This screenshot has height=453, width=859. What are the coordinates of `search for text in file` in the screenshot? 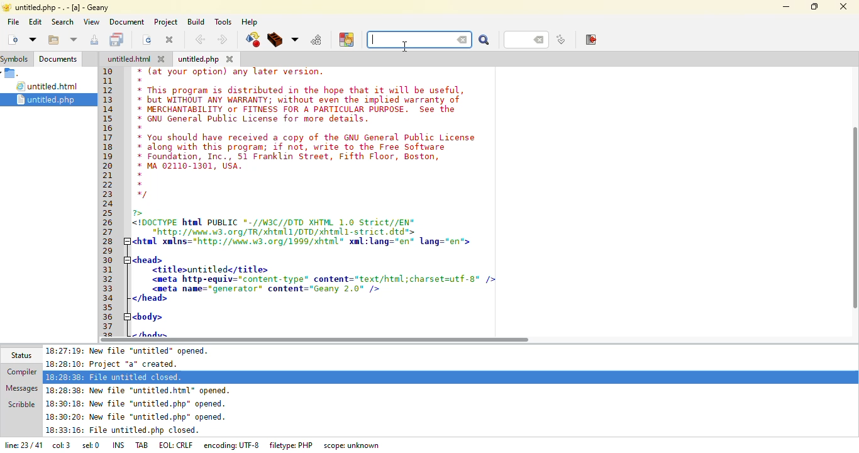 It's located at (413, 40).